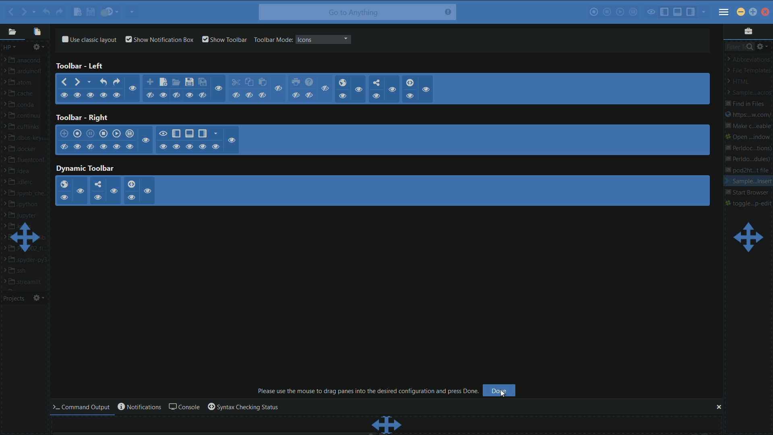 This screenshot has height=435, width=773. What do you see at coordinates (202, 134) in the screenshot?
I see `show/hide right pane` at bounding box center [202, 134].